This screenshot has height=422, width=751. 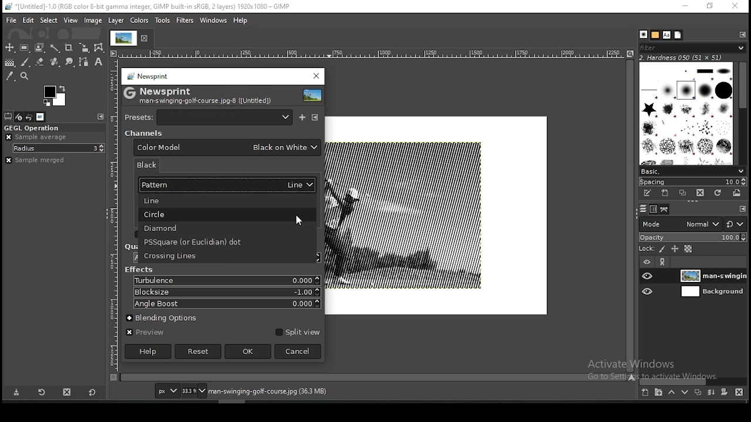 I want to click on configure this tab, so click(x=741, y=34).